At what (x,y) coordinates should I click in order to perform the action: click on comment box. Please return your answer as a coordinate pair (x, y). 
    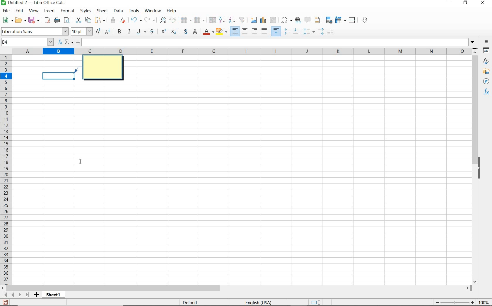
    Looking at the image, I should click on (106, 69).